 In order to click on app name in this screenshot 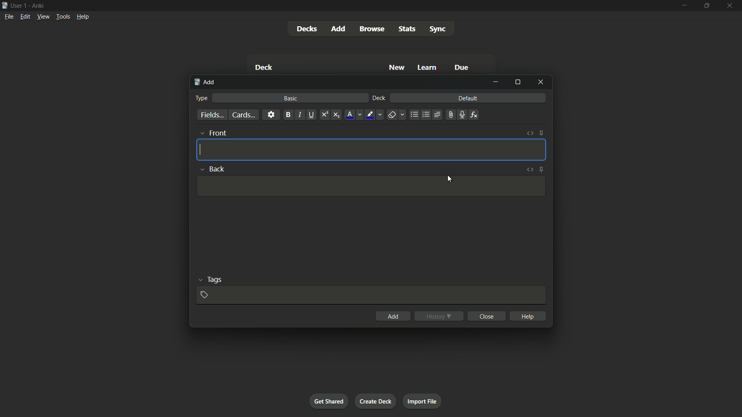, I will do `click(39, 5)`.